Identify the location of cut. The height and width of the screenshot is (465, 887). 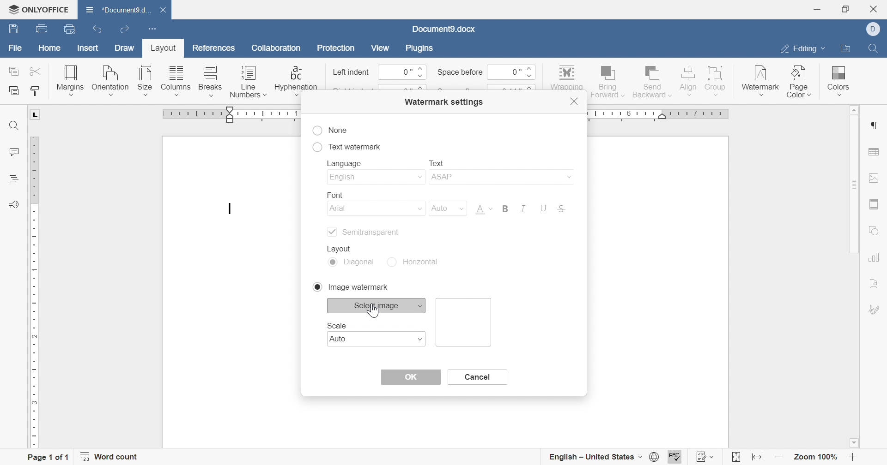
(36, 71).